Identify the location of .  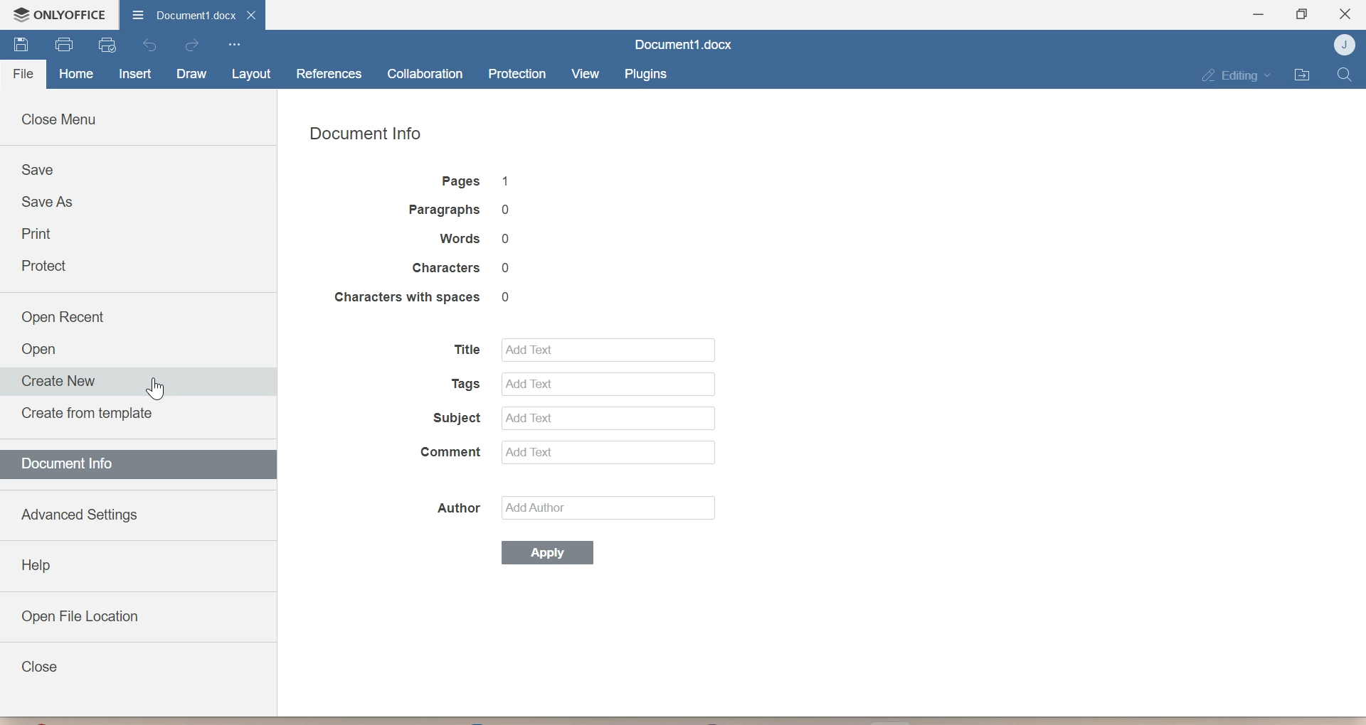
(179, 16).